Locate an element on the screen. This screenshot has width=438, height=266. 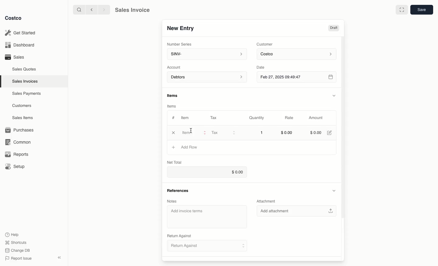
Sales Quotes is located at coordinates (25, 69).